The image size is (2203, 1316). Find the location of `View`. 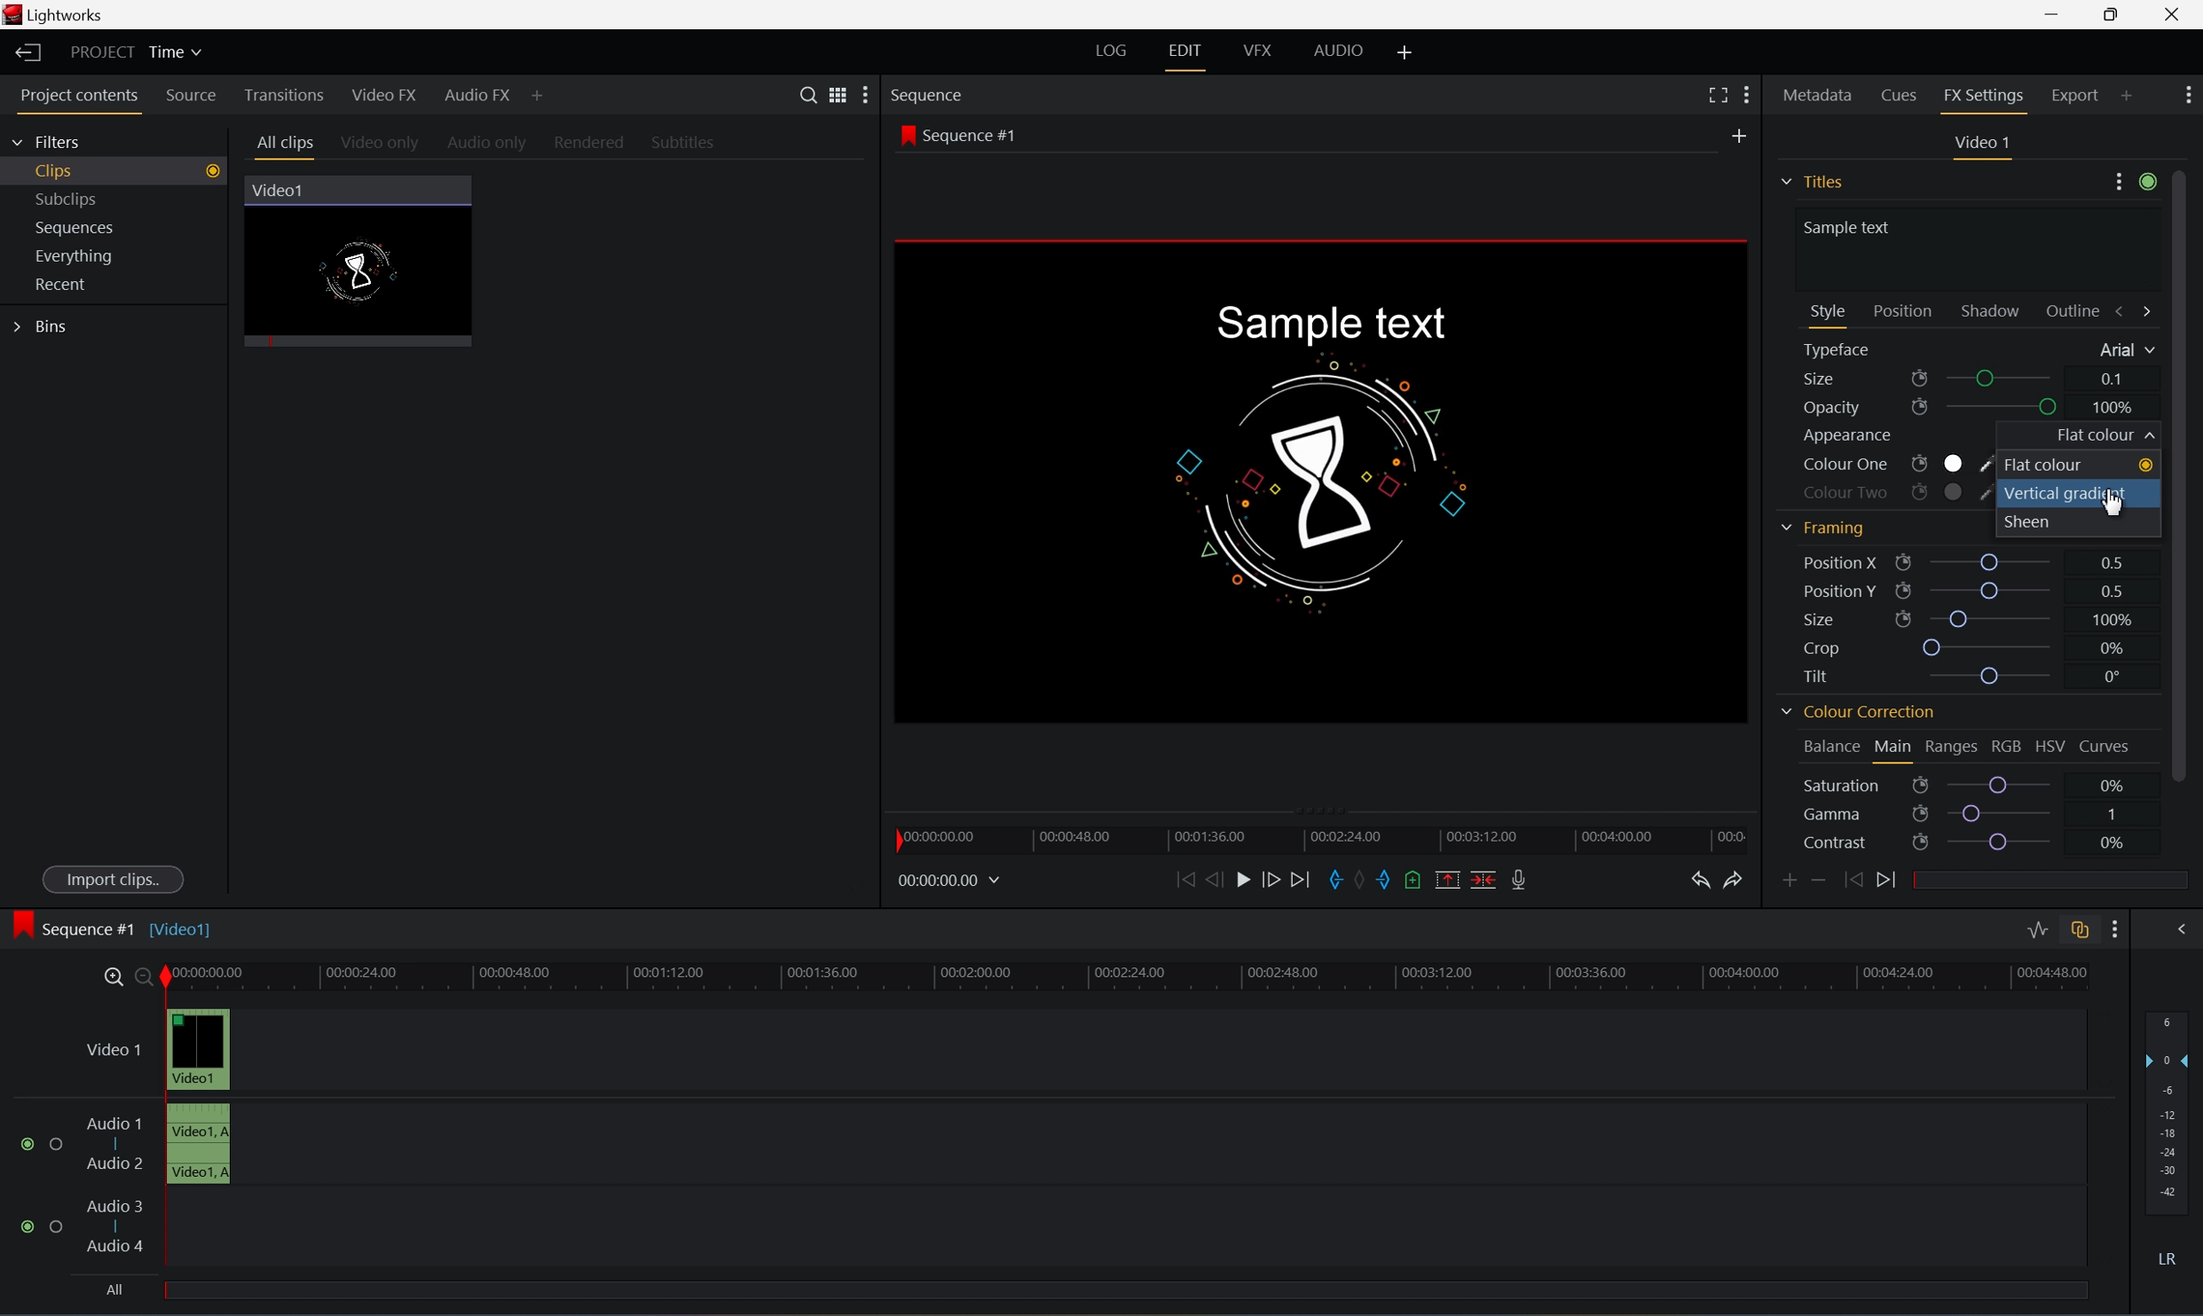

View is located at coordinates (832, 93).